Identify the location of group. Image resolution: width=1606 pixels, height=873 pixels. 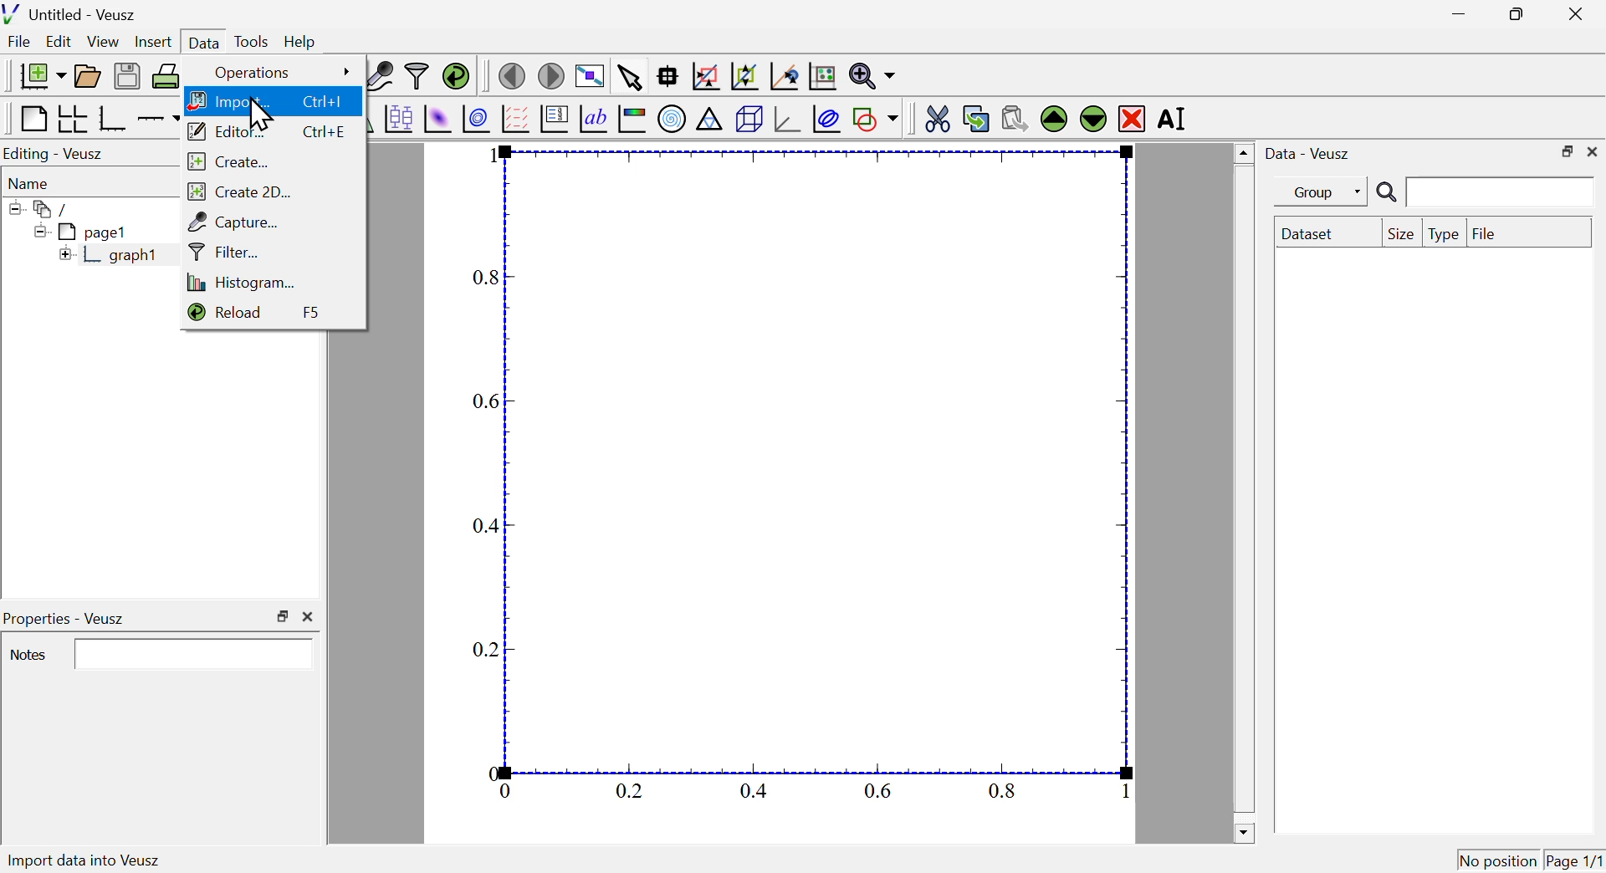
(1312, 192).